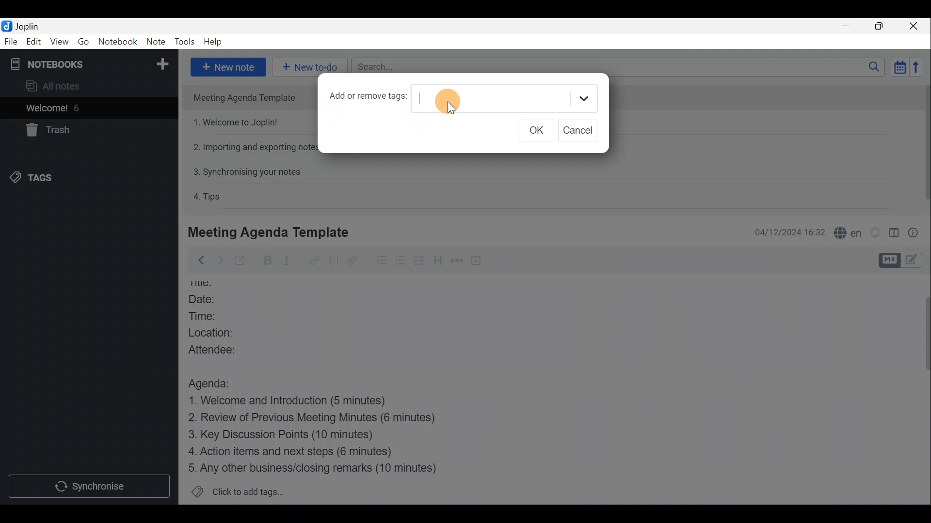 This screenshot has width=931, height=523. Describe the element at coordinates (895, 234) in the screenshot. I see `Toggle editor layout` at that location.